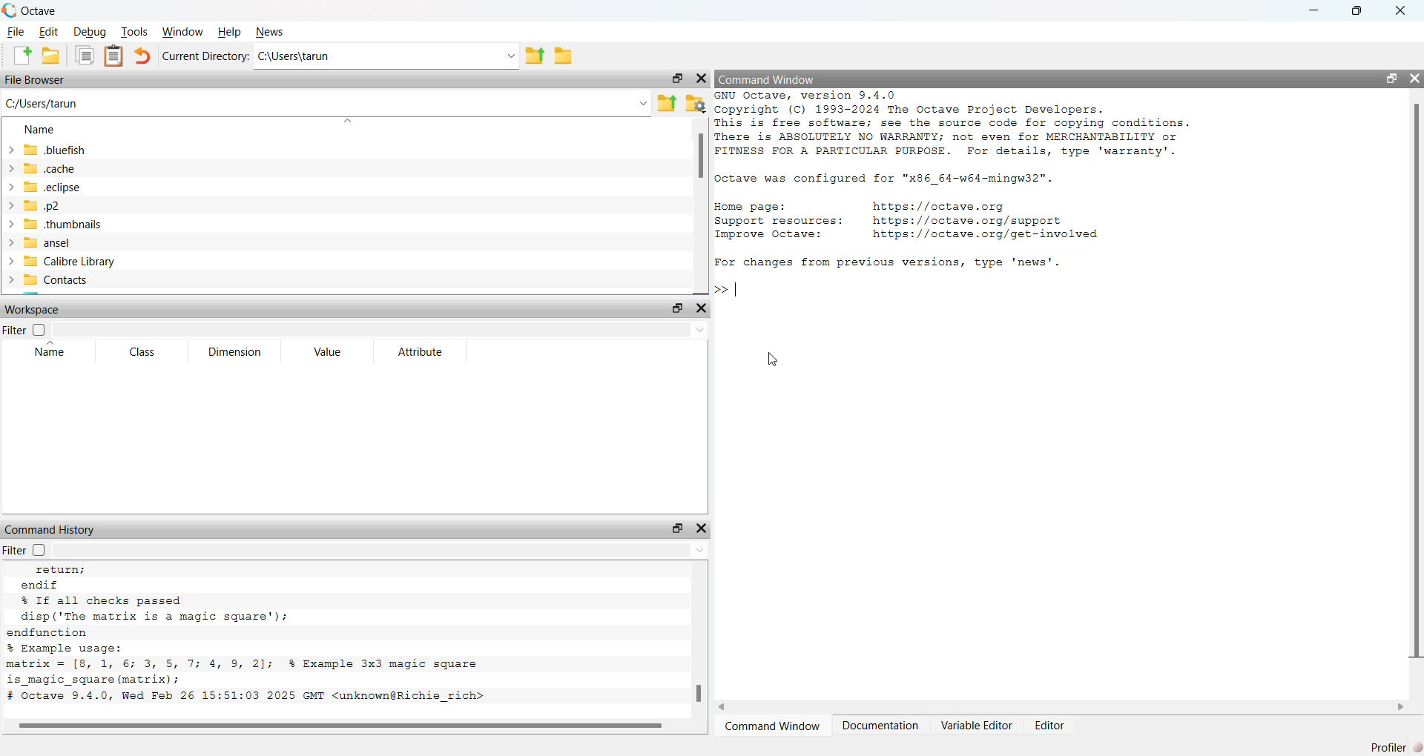  Describe the element at coordinates (134, 31) in the screenshot. I see `Tools` at that location.